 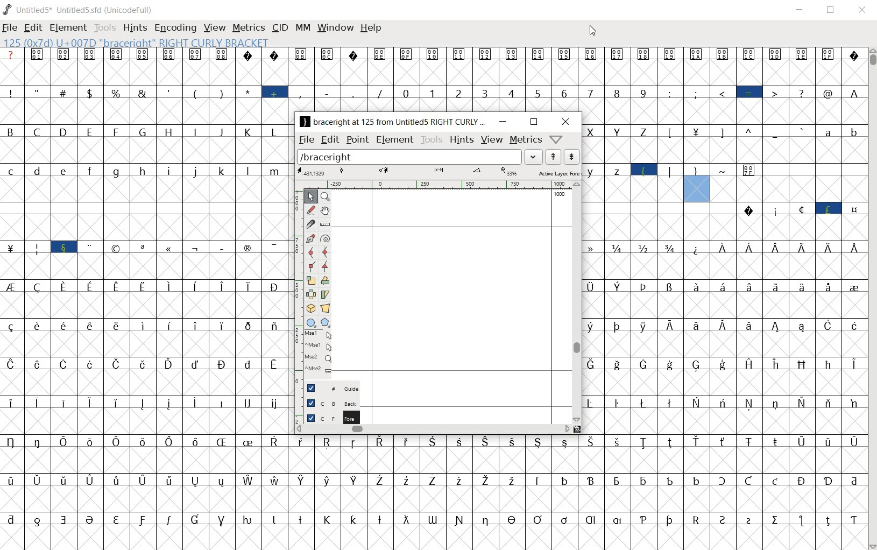 What do you see at coordinates (592, 31) in the screenshot?
I see `CURSOR` at bounding box center [592, 31].